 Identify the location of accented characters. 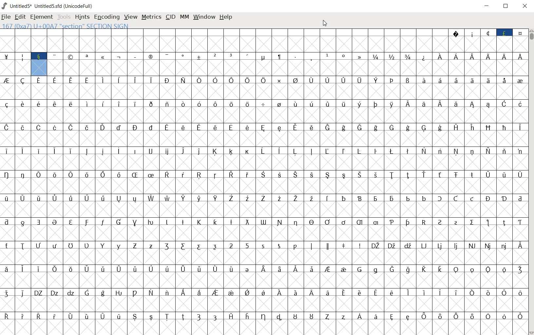
(343, 206).